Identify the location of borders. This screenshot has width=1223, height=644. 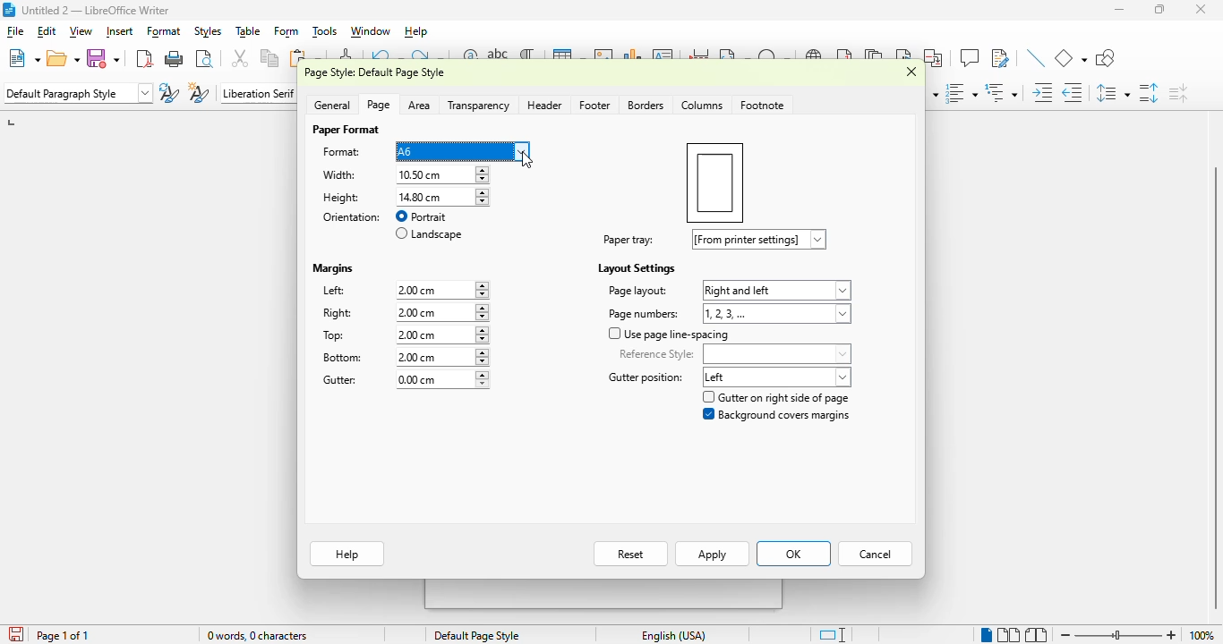
(645, 105).